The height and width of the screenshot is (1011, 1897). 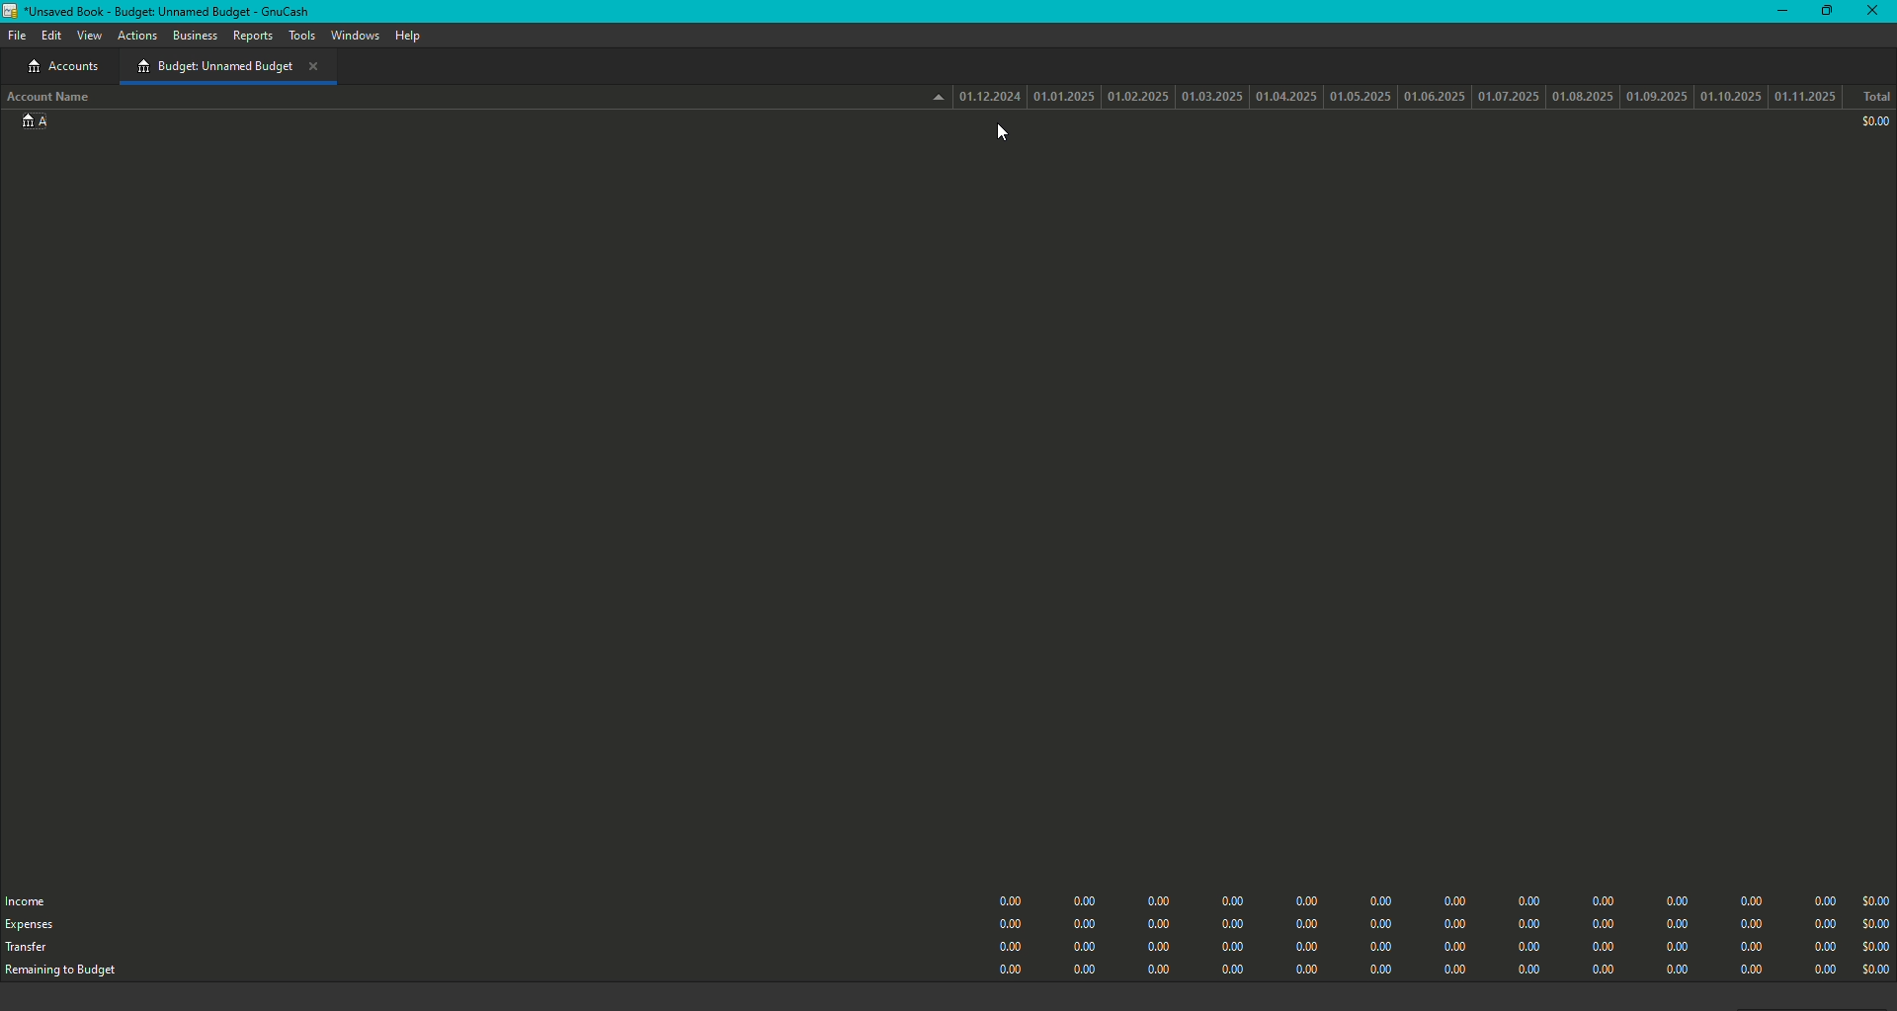 What do you see at coordinates (1438, 930) in the screenshot?
I see `$0` at bounding box center [1438, 930].